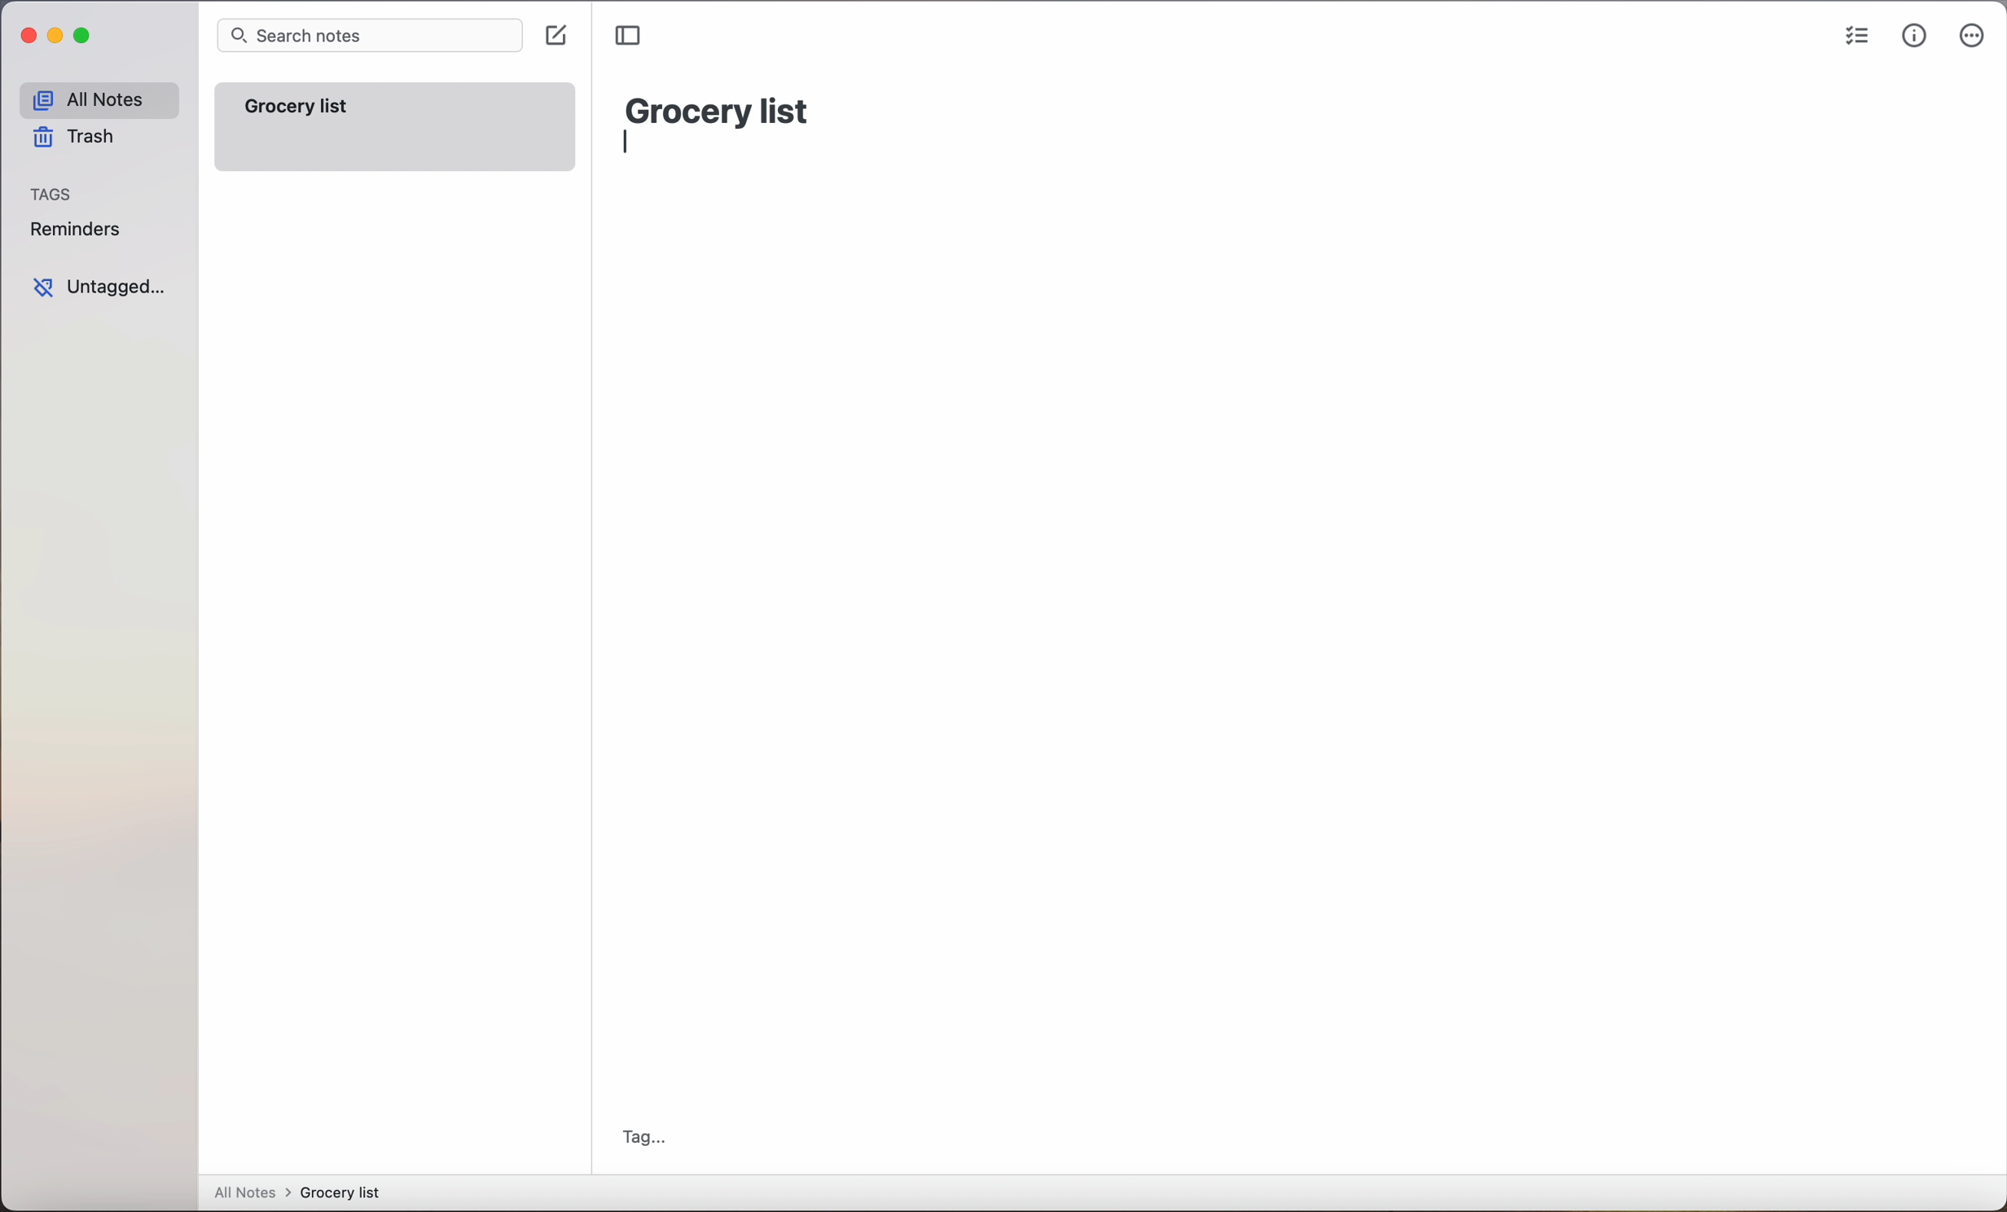 The width and height of the screenshot is (2007, 1212). What do you see at coordinates (86, 37) in the screenshot?
I see `maximize Simplenote` at bounding box center [86, 37].